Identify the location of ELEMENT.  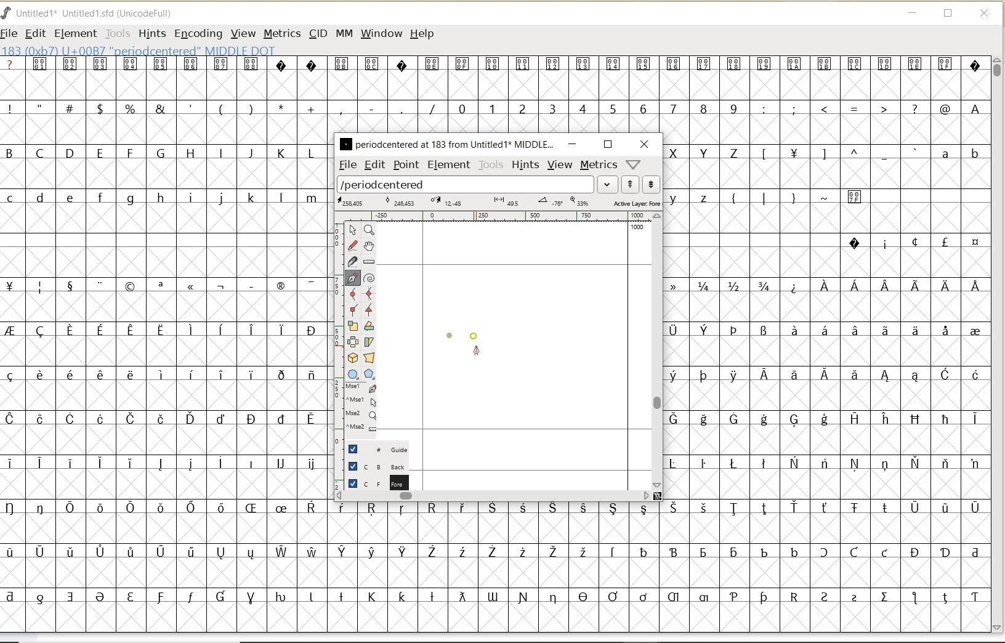
(75, 33).